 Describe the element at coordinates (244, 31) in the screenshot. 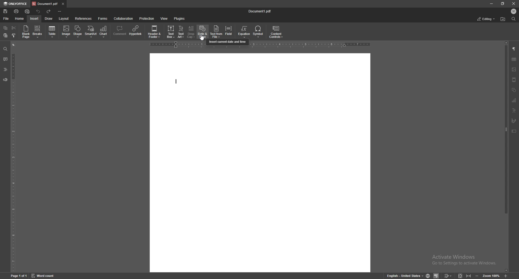

I see `equation` at that location.